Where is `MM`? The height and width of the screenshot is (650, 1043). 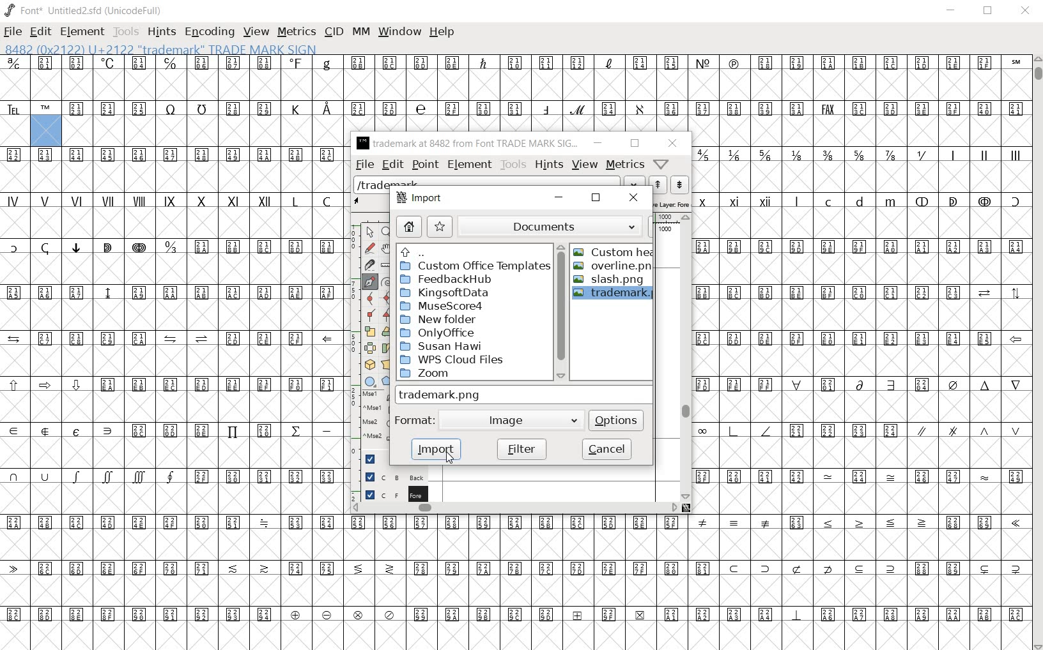
MM is located at coordinates (360, 33).